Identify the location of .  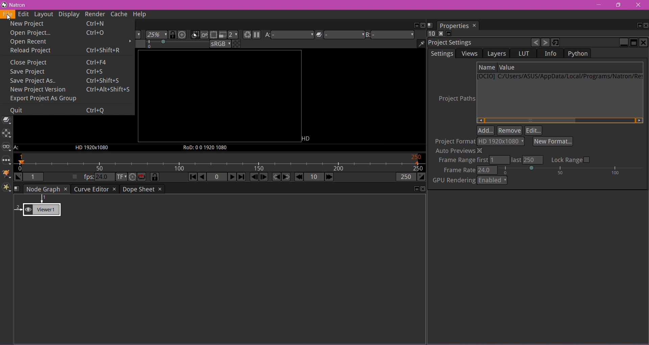
(469, 53).